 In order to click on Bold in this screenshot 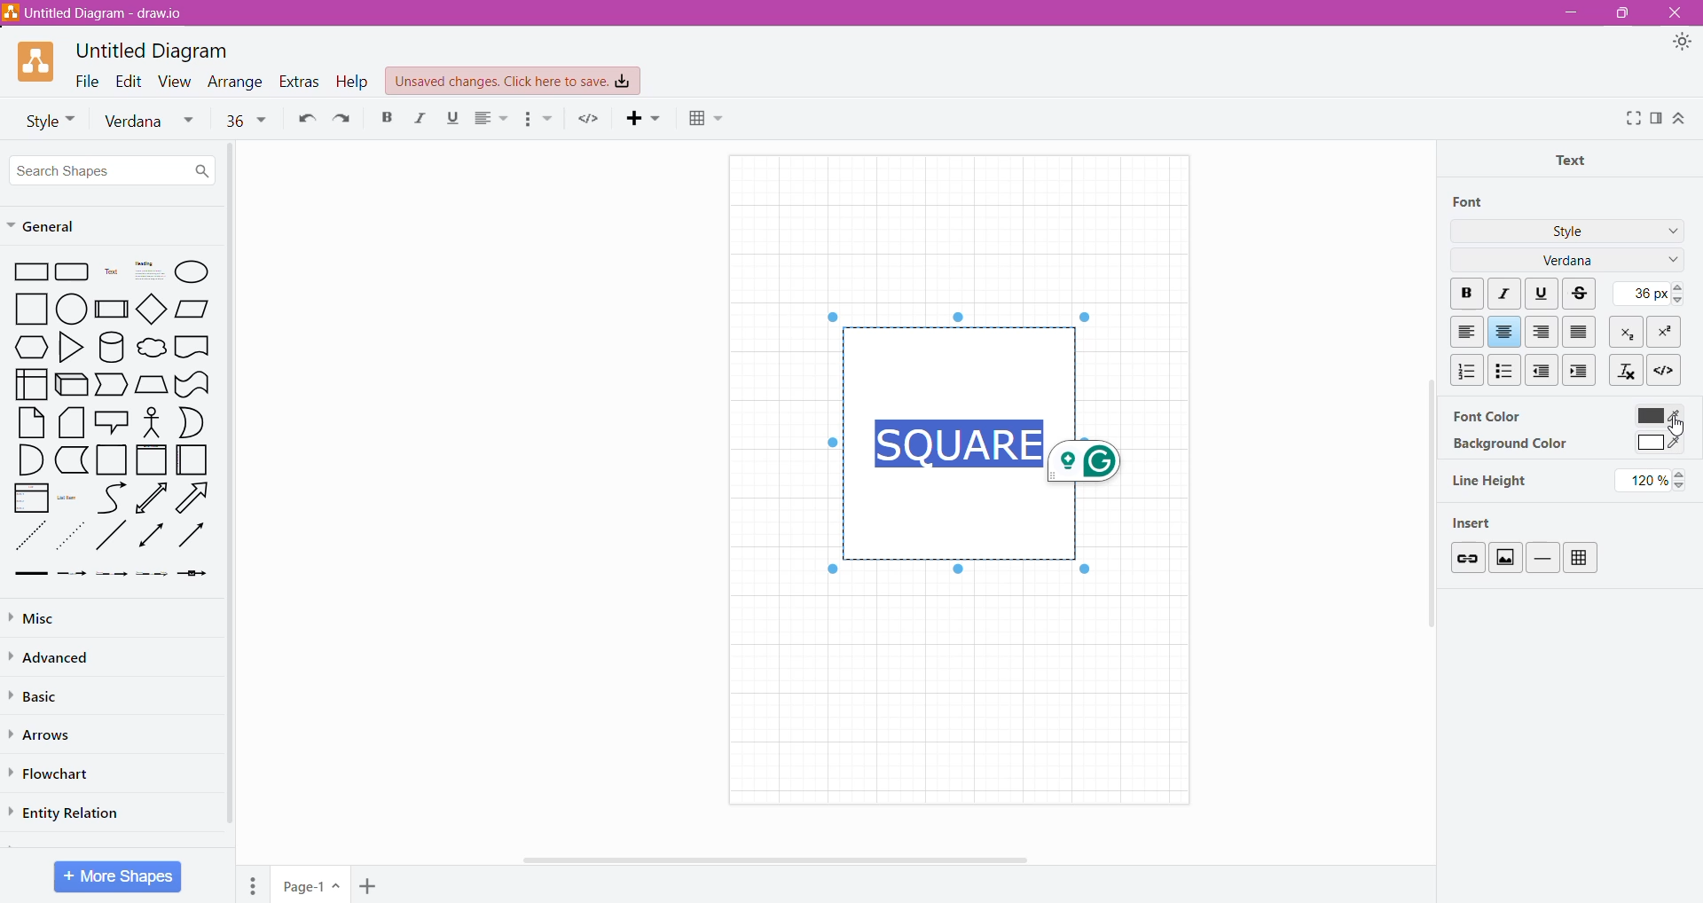, I will do `click(387, 116)`.